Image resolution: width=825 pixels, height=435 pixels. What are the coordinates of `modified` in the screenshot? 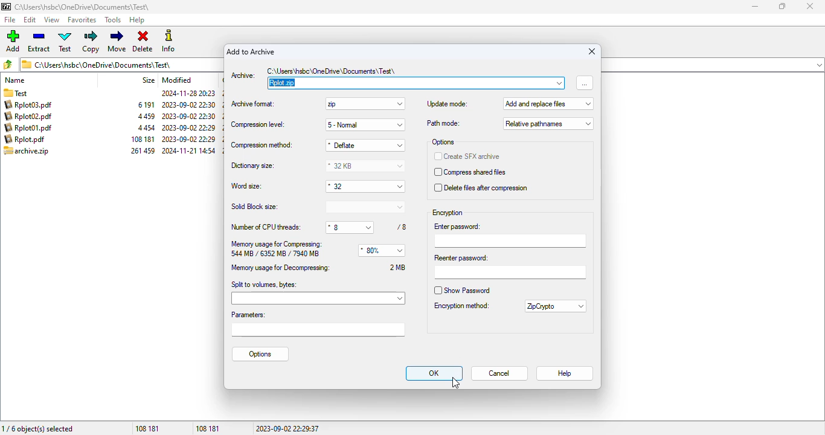 It's located at (177, 80).